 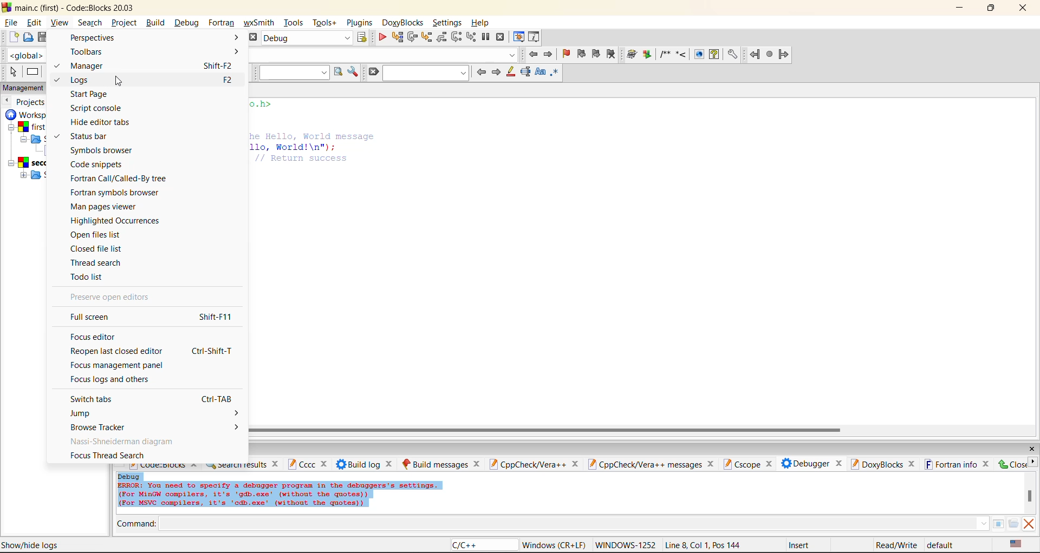 What do you see at coordinates (89, 65) in the screenshot?
I see `manager` at bounding box center [89, 65].